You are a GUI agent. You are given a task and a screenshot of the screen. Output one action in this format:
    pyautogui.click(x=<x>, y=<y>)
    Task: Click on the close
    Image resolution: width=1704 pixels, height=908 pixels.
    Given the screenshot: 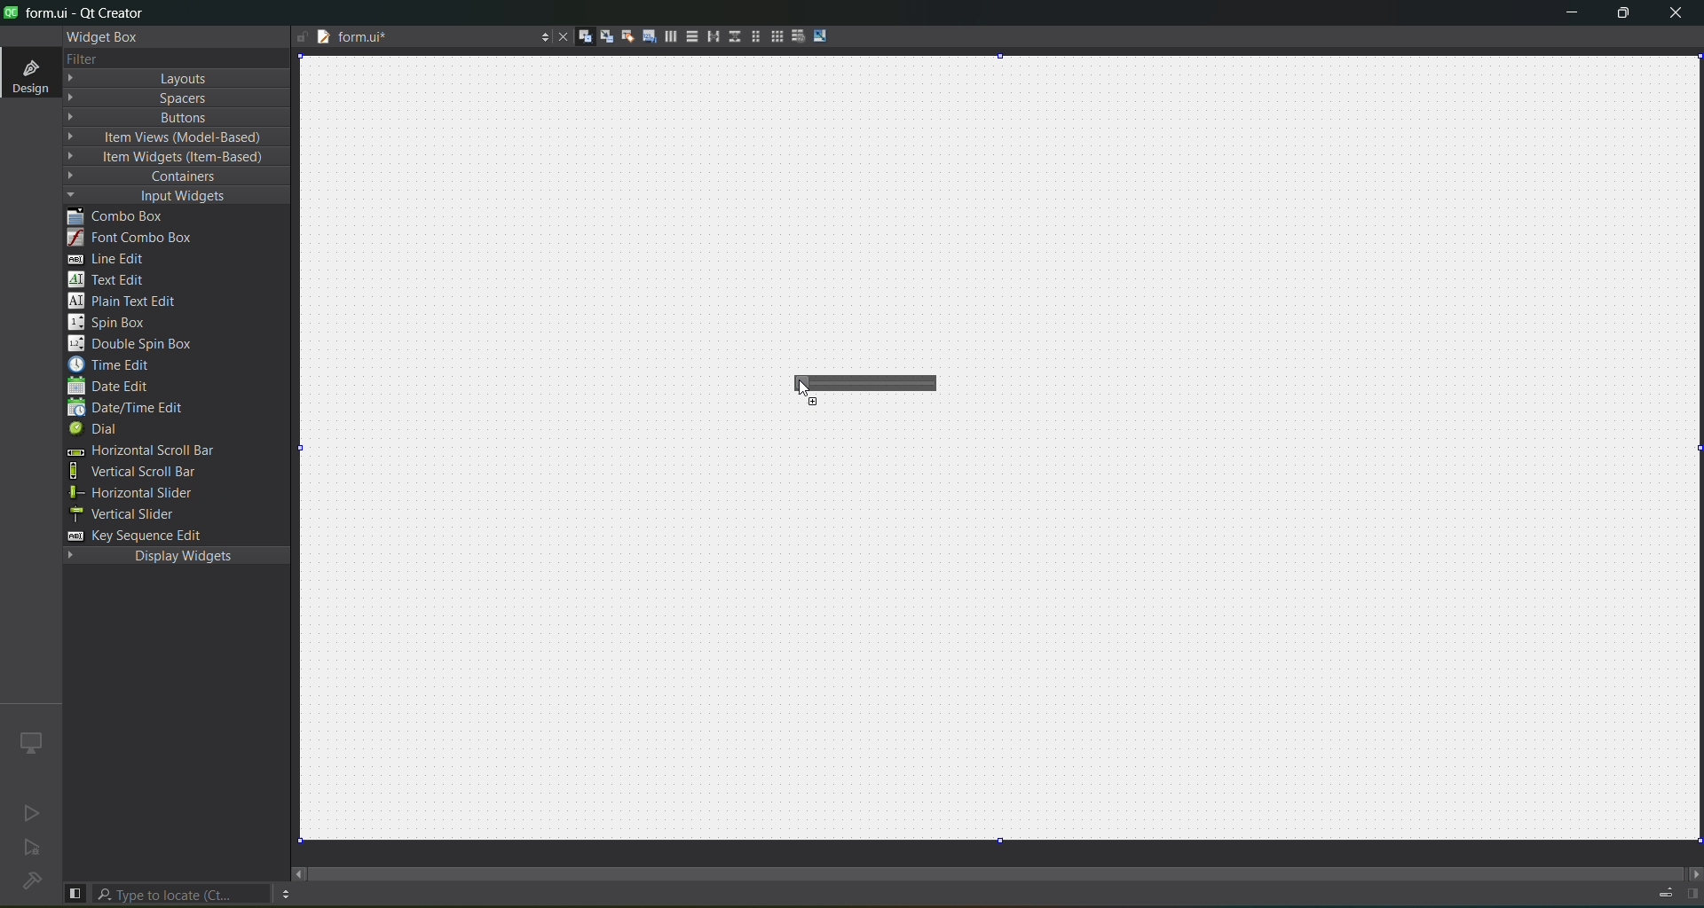 What is the action you would take?
    pyautogui.click(x=1677, y=14)
    